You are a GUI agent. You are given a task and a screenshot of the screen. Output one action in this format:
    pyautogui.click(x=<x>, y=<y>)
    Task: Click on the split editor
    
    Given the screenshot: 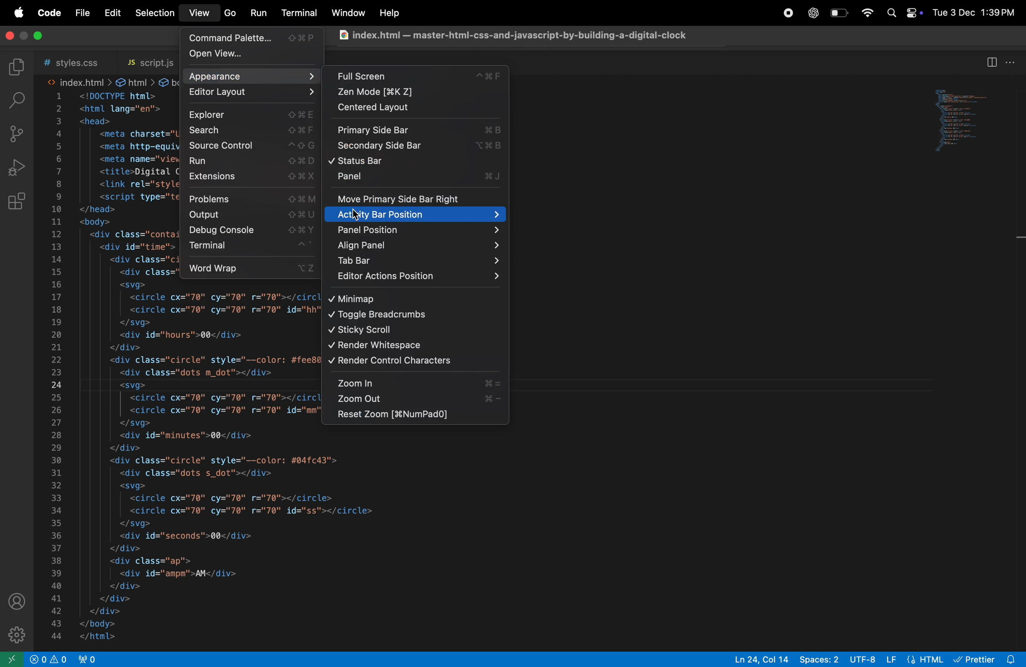 What is the action you would take?
    pyautogui.click(x=991, y=62)
    